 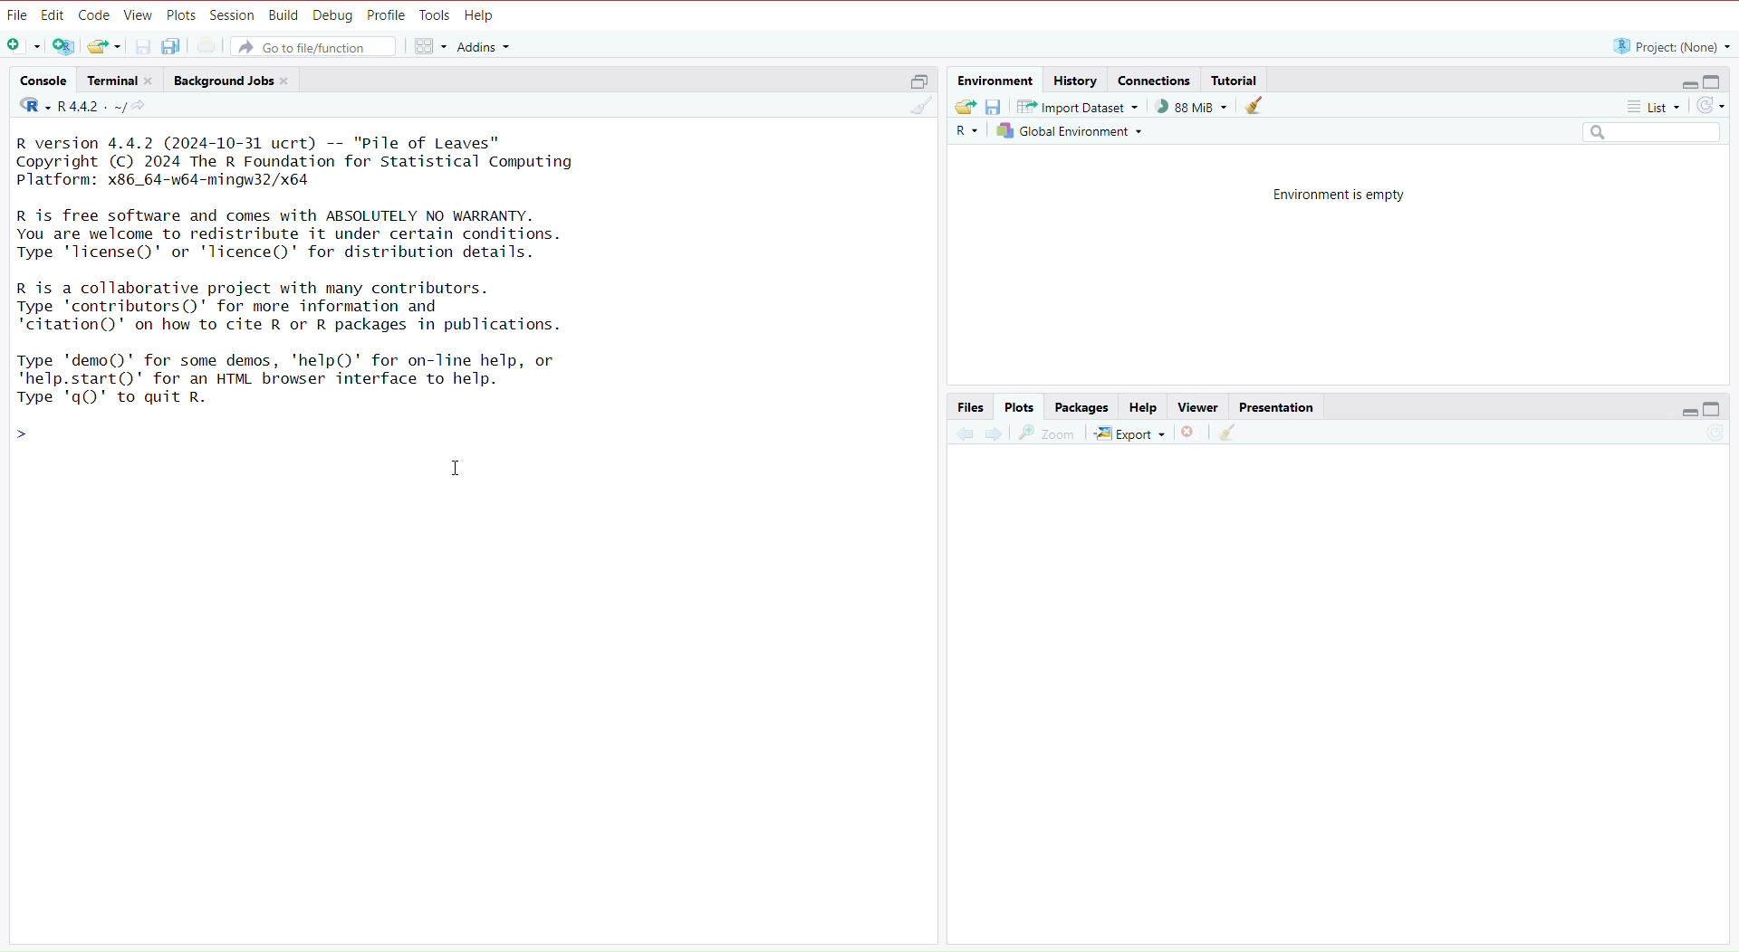 I want to click on list, so click(x=1644, y=106).